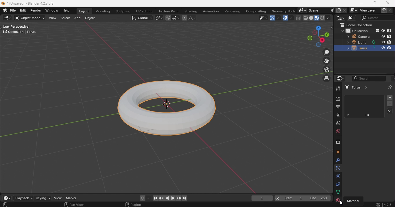 The height and width of the screenshot is (207, 395). What do you see at coordinates (305, 18) in the screenshot?
I see `Viewport shading` at bounding box center [305, 18].